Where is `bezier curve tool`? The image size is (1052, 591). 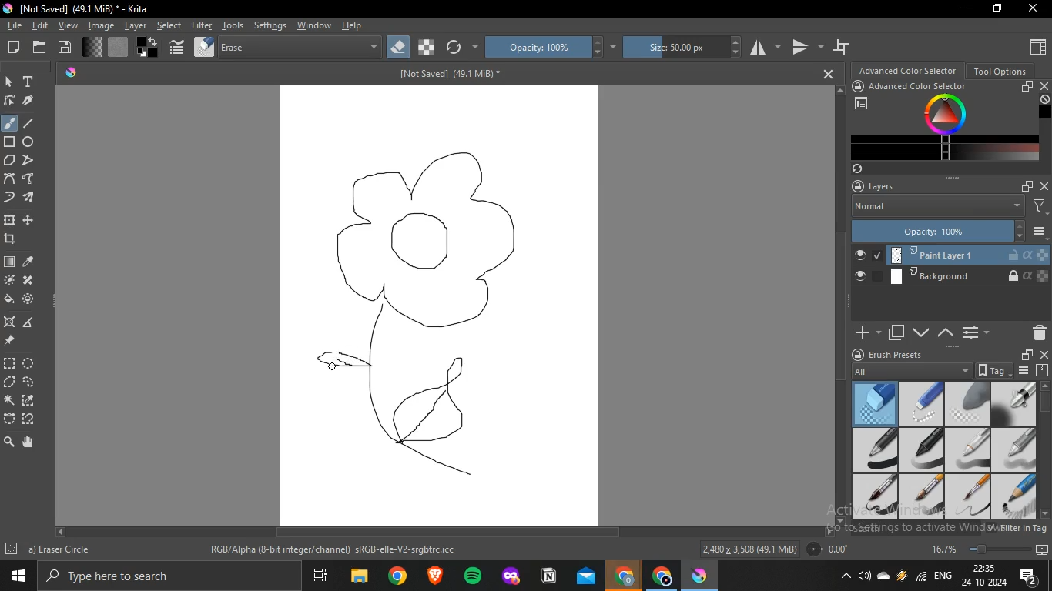 bezier curve tool is located at coordinates (10, 178).